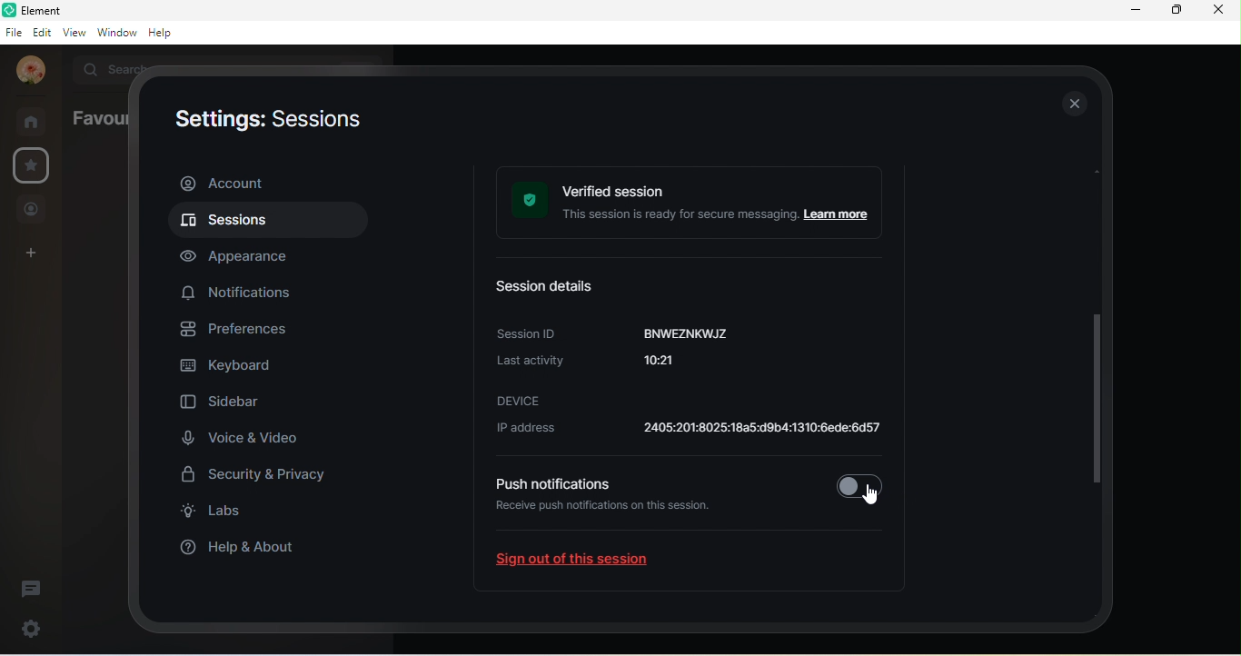 This screenshot has width=1241, height=656. I want to click on voice and video, so click(241, 437).